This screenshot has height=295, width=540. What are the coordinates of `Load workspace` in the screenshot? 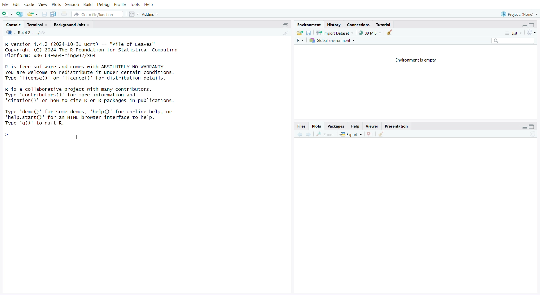 It's located at (300, 33).